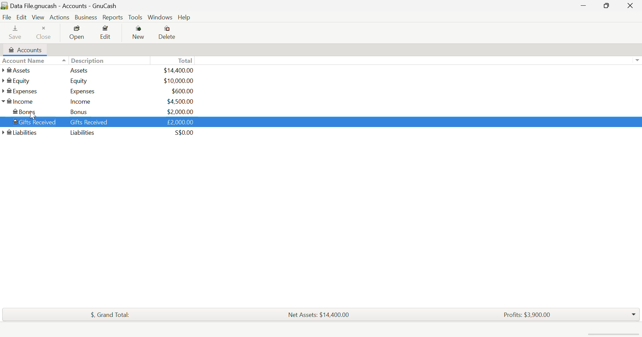 This screenshot has height=337, width=642. I want to click on Total, so click(183, 60).